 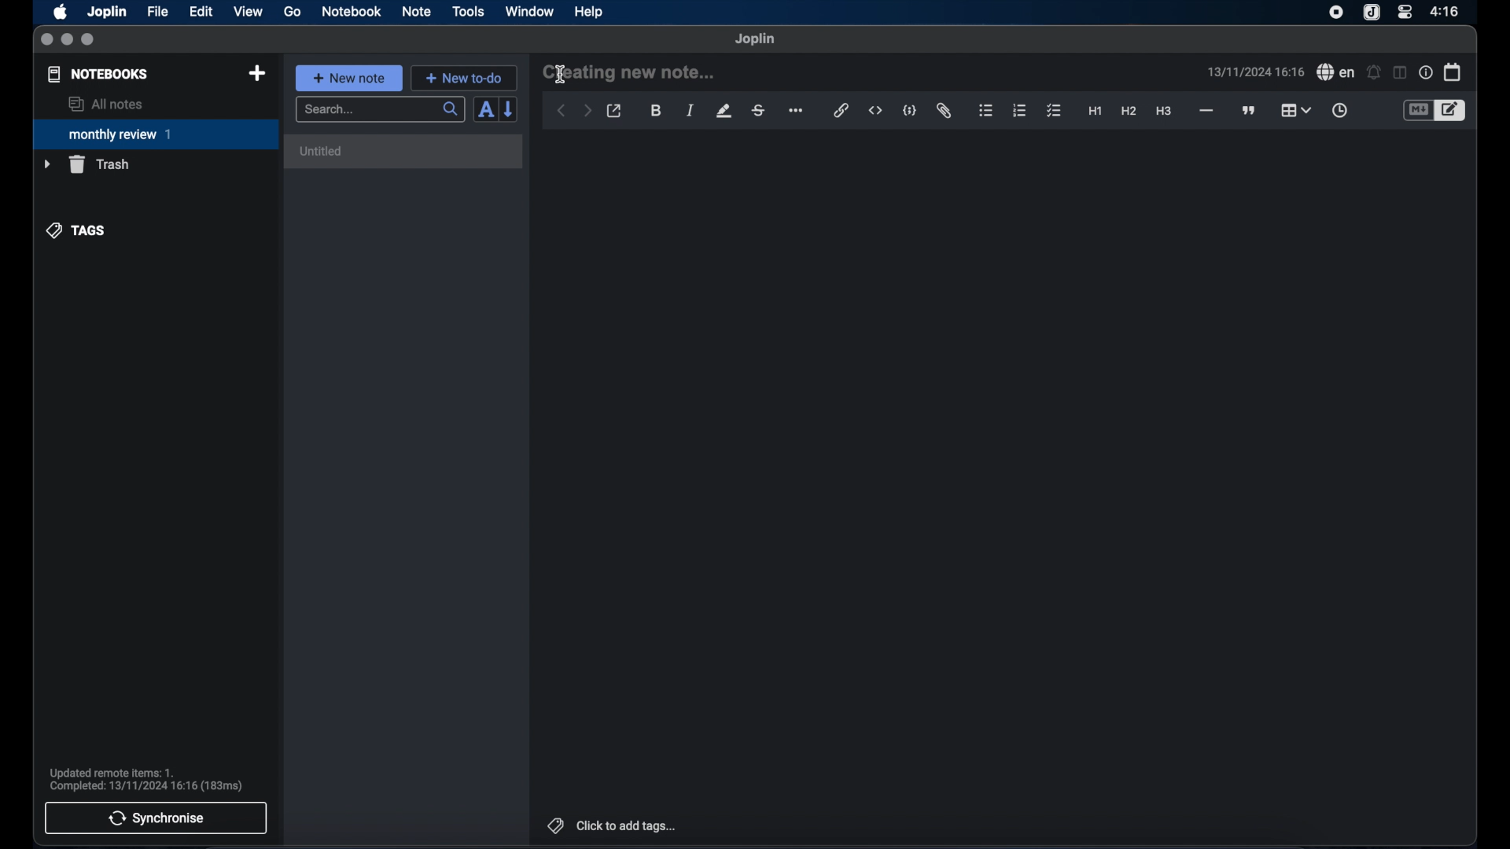 I want to click on reverse sort order, so click(x=510, y=108).